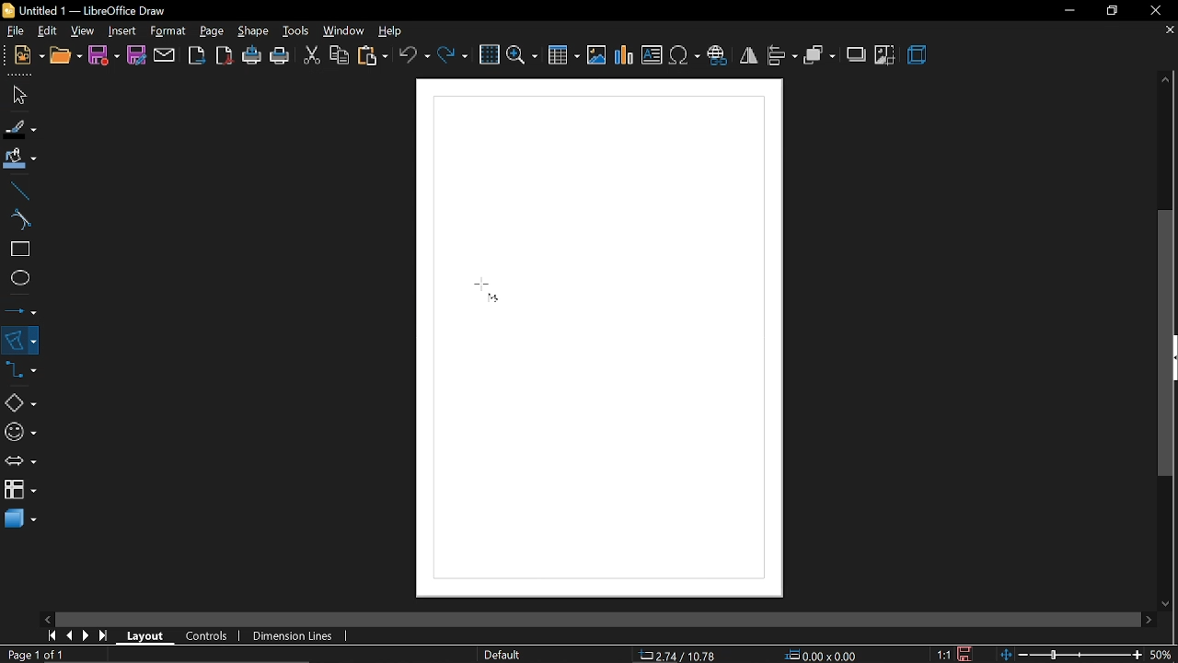 The height and width of the screenshot is (663, 1178). I want to click on copy, so click(337, 55).